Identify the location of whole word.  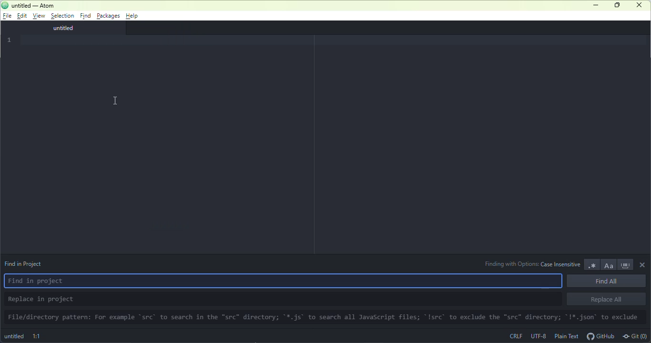
(626, 264).